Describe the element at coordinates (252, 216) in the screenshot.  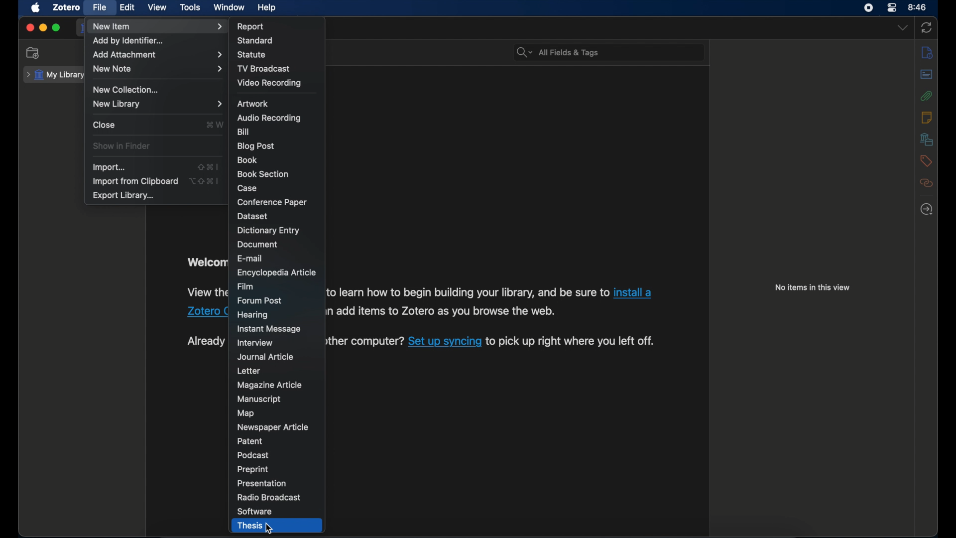
I see `dataset` at that location.